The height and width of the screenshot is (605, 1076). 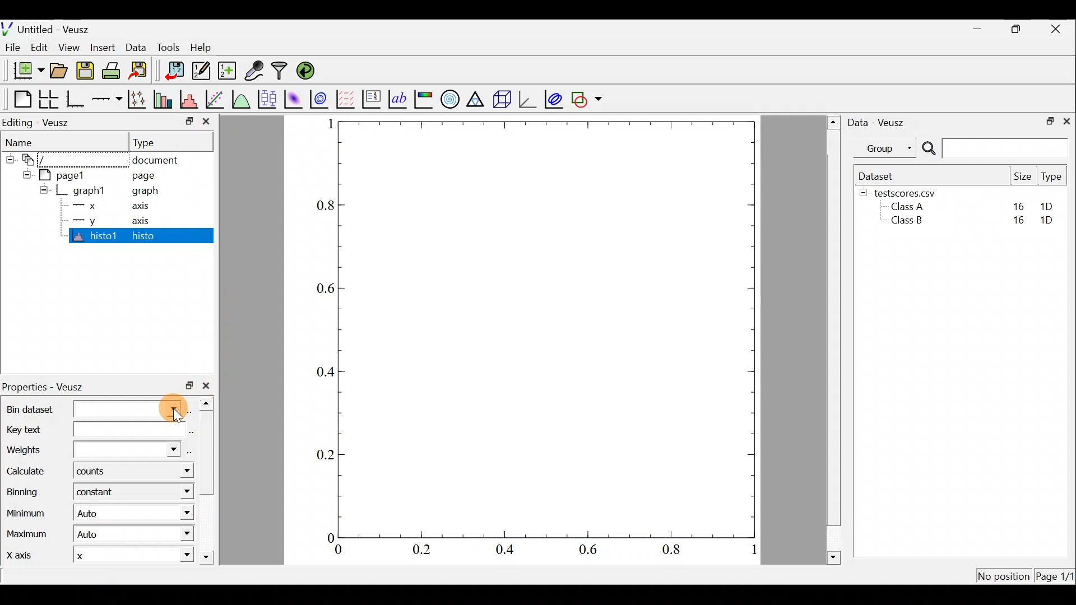 I want to click on Group, so click(x=887, y=148).